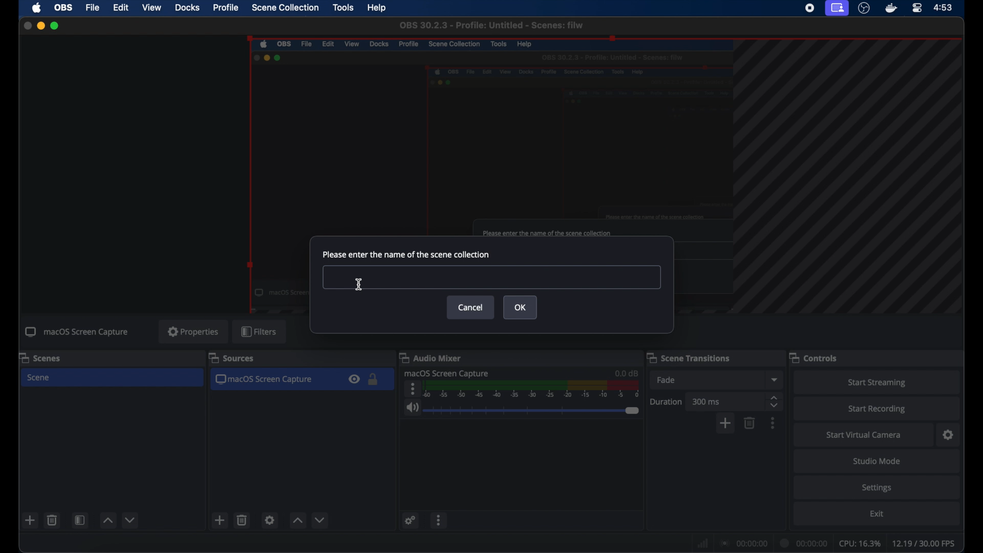 The width and height of the screenshot is (983, 553). Describe the element at coordinates (890, 8) in the screenshot. I see `docker` at that location.